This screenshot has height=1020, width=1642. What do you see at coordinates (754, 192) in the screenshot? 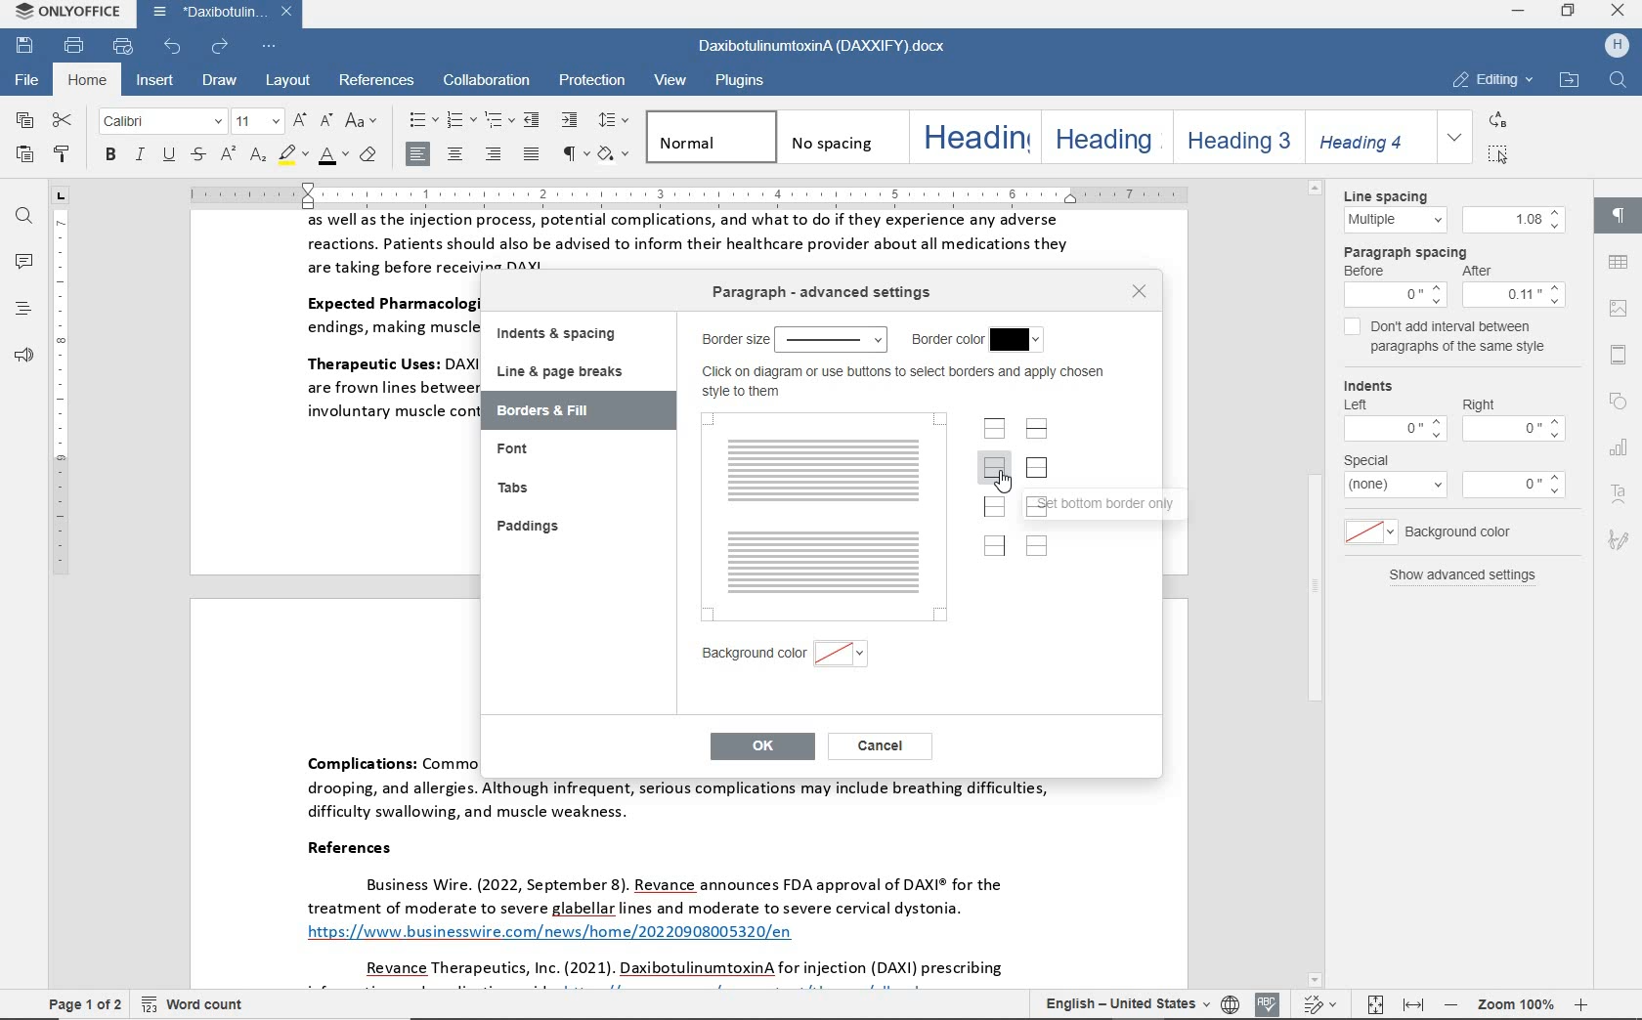
I see `ruler` at bounding box center [754, 192].